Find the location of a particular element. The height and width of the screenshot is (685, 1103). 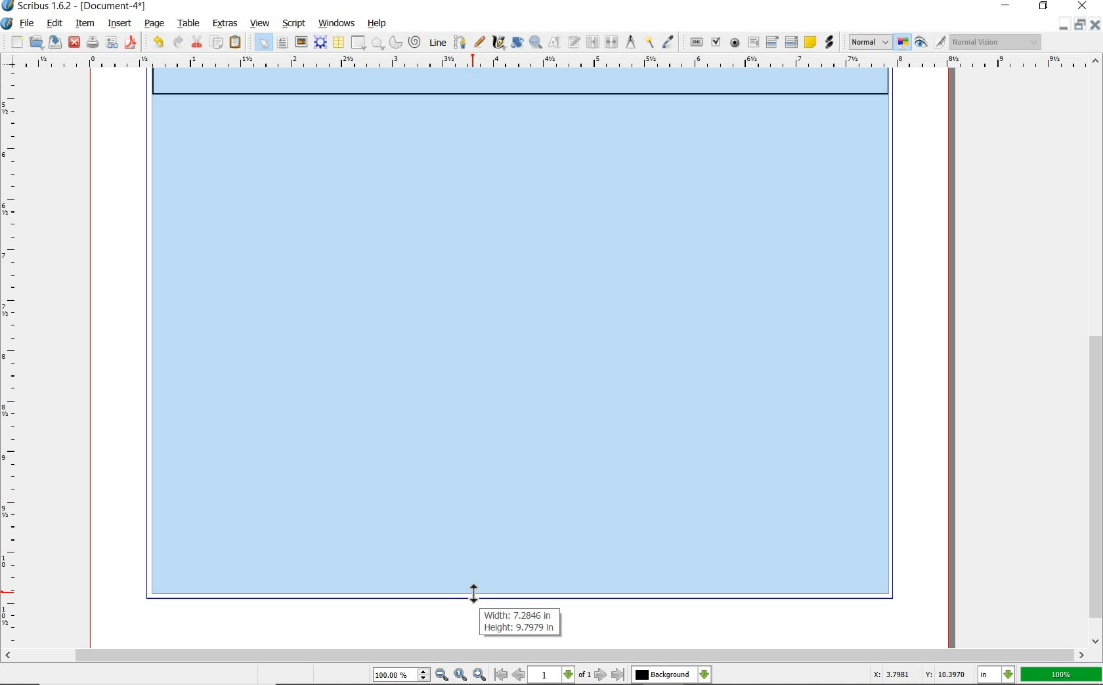

edit contents of frame is located at coordinates (553, 42).